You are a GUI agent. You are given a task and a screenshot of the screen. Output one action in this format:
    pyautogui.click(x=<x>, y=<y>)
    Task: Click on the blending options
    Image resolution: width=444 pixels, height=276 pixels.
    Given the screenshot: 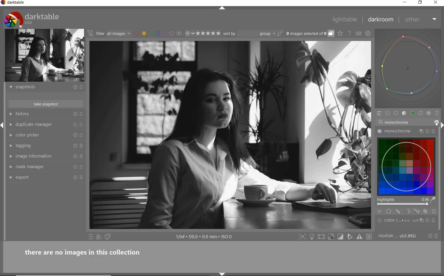 What is the action you would take?
    pyautogui.click(x=434, y=211)
    